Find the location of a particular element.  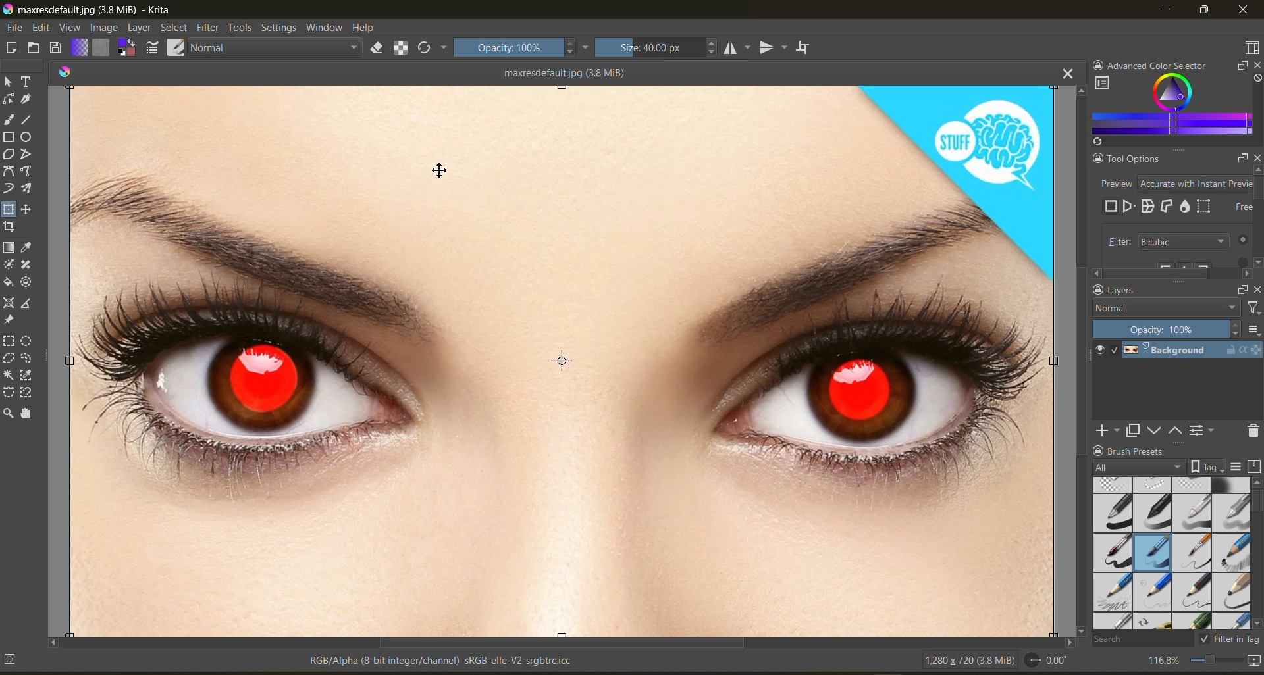

size  is located at coordinates (656, 48).